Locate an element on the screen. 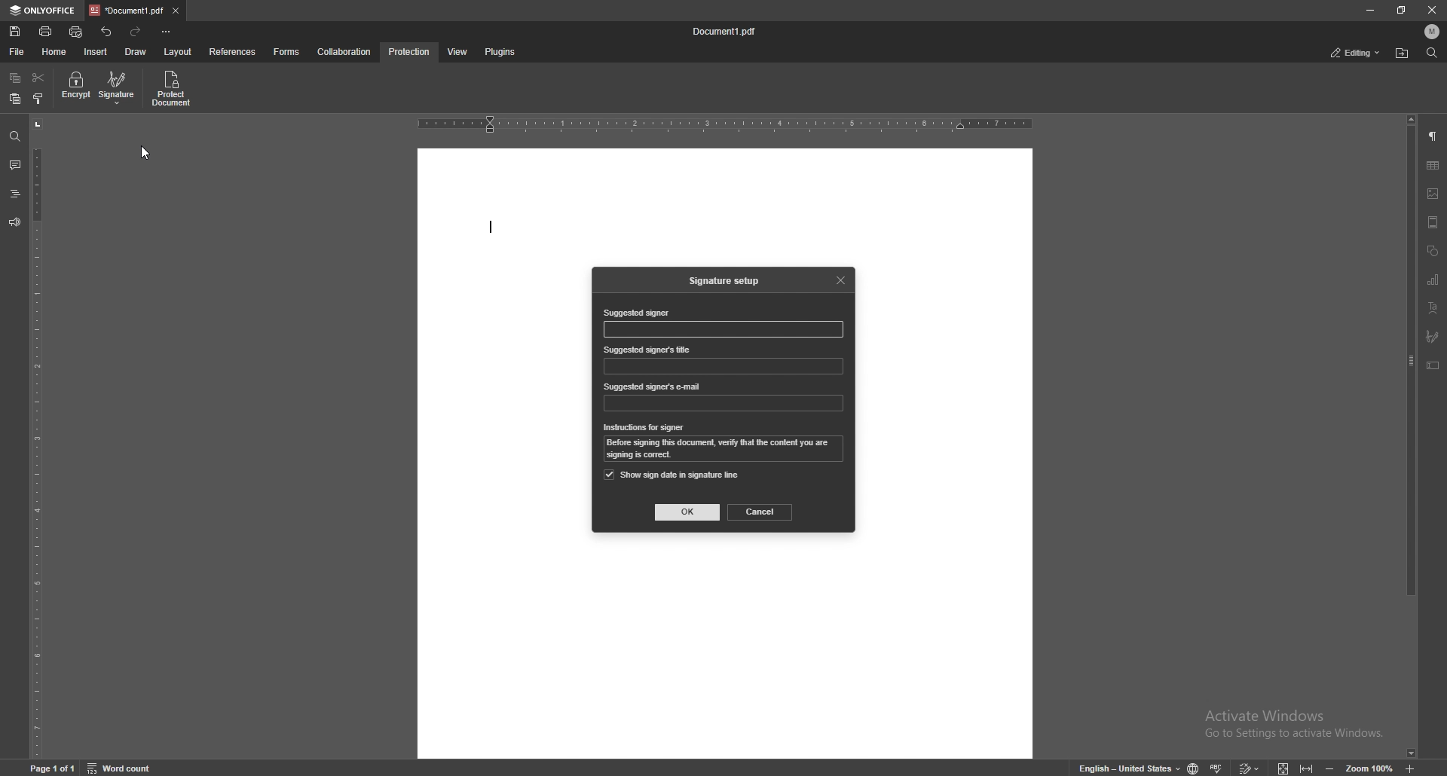 This screenshot has width=1447, height=776. signature is located at coordinates (1433, 337).